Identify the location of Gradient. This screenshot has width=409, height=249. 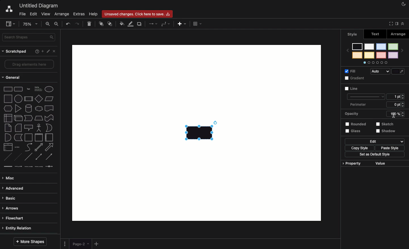
(354, 79).